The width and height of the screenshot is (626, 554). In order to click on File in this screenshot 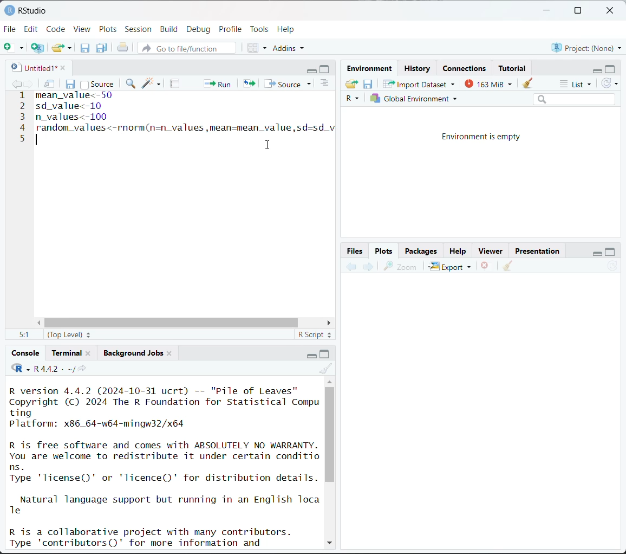, I will do `click(10, 29)`.